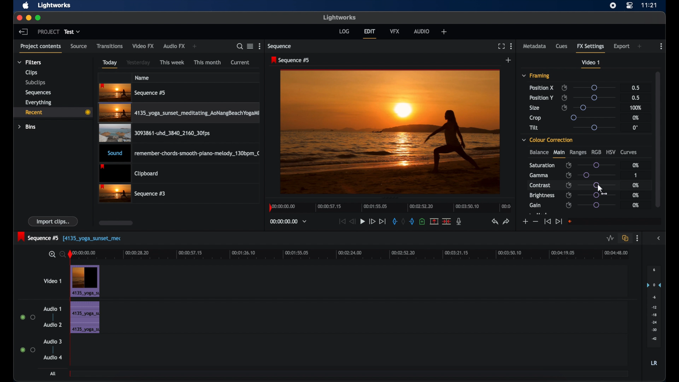  I want to click on lightworks, so click(340, 17).